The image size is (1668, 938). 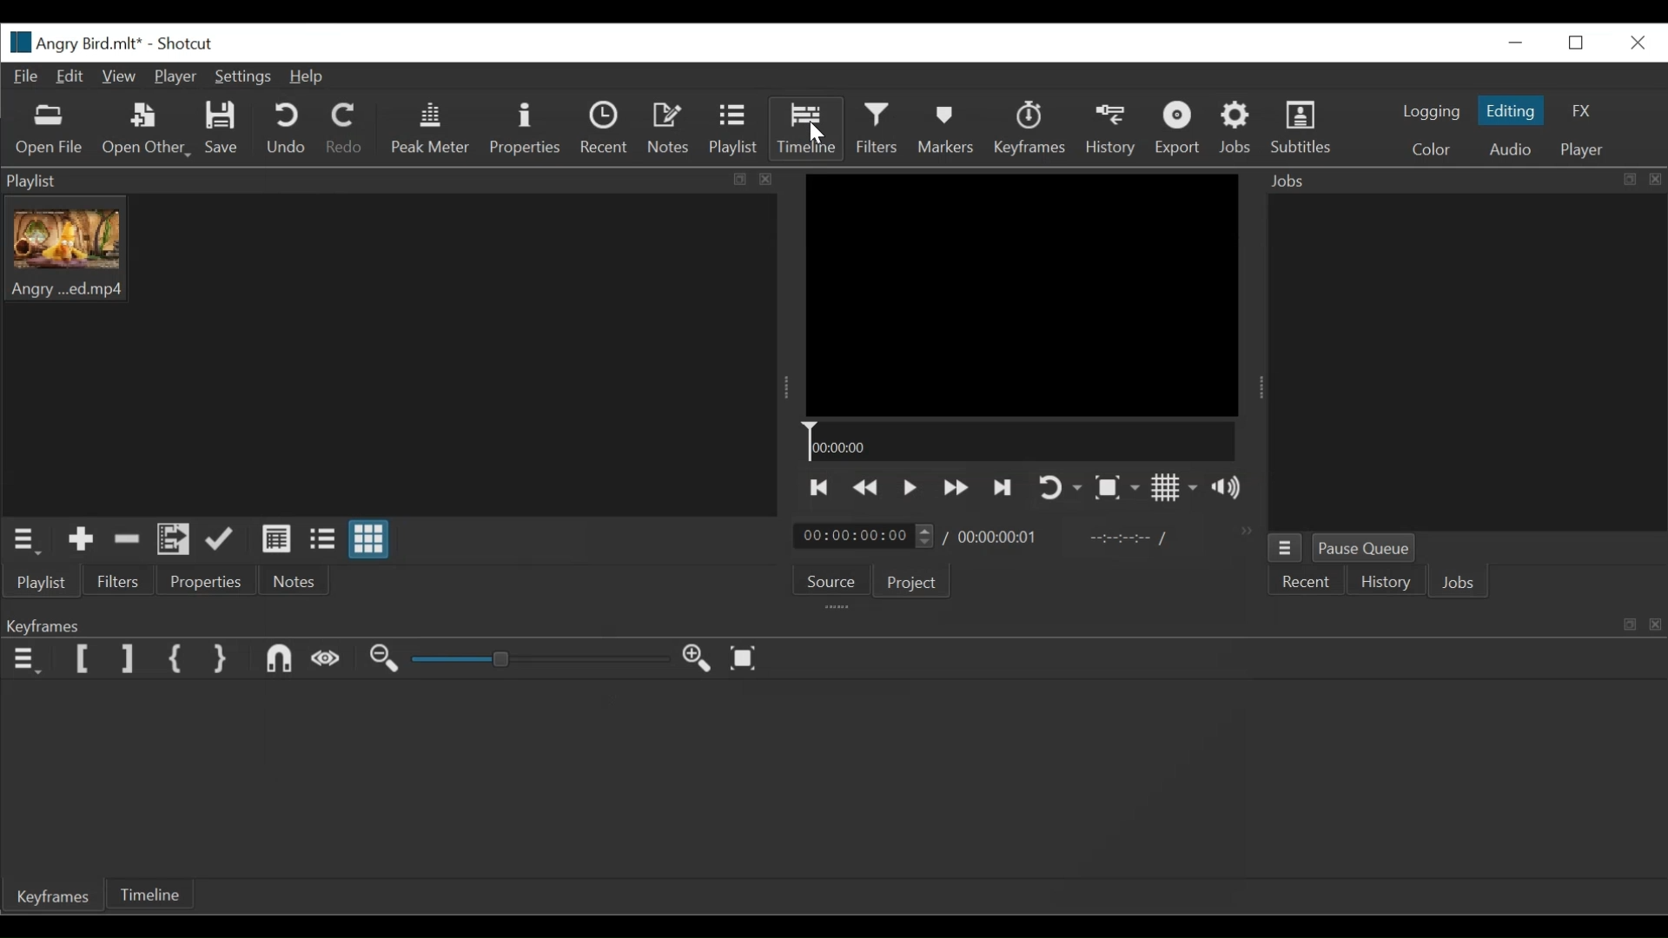 What do you see at coordinates (831, 580) in the screenshot?
I see `Source` at bounding box center [831, 580].